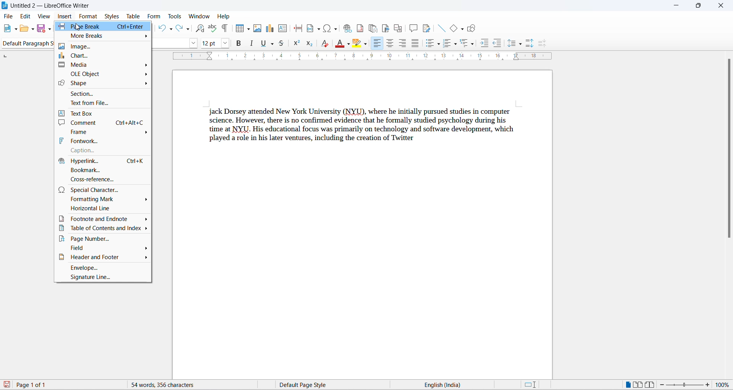  What do you see at coordinates (240, 29) in the screenshot?
I see `insert table` at bounding box center [240, 29].